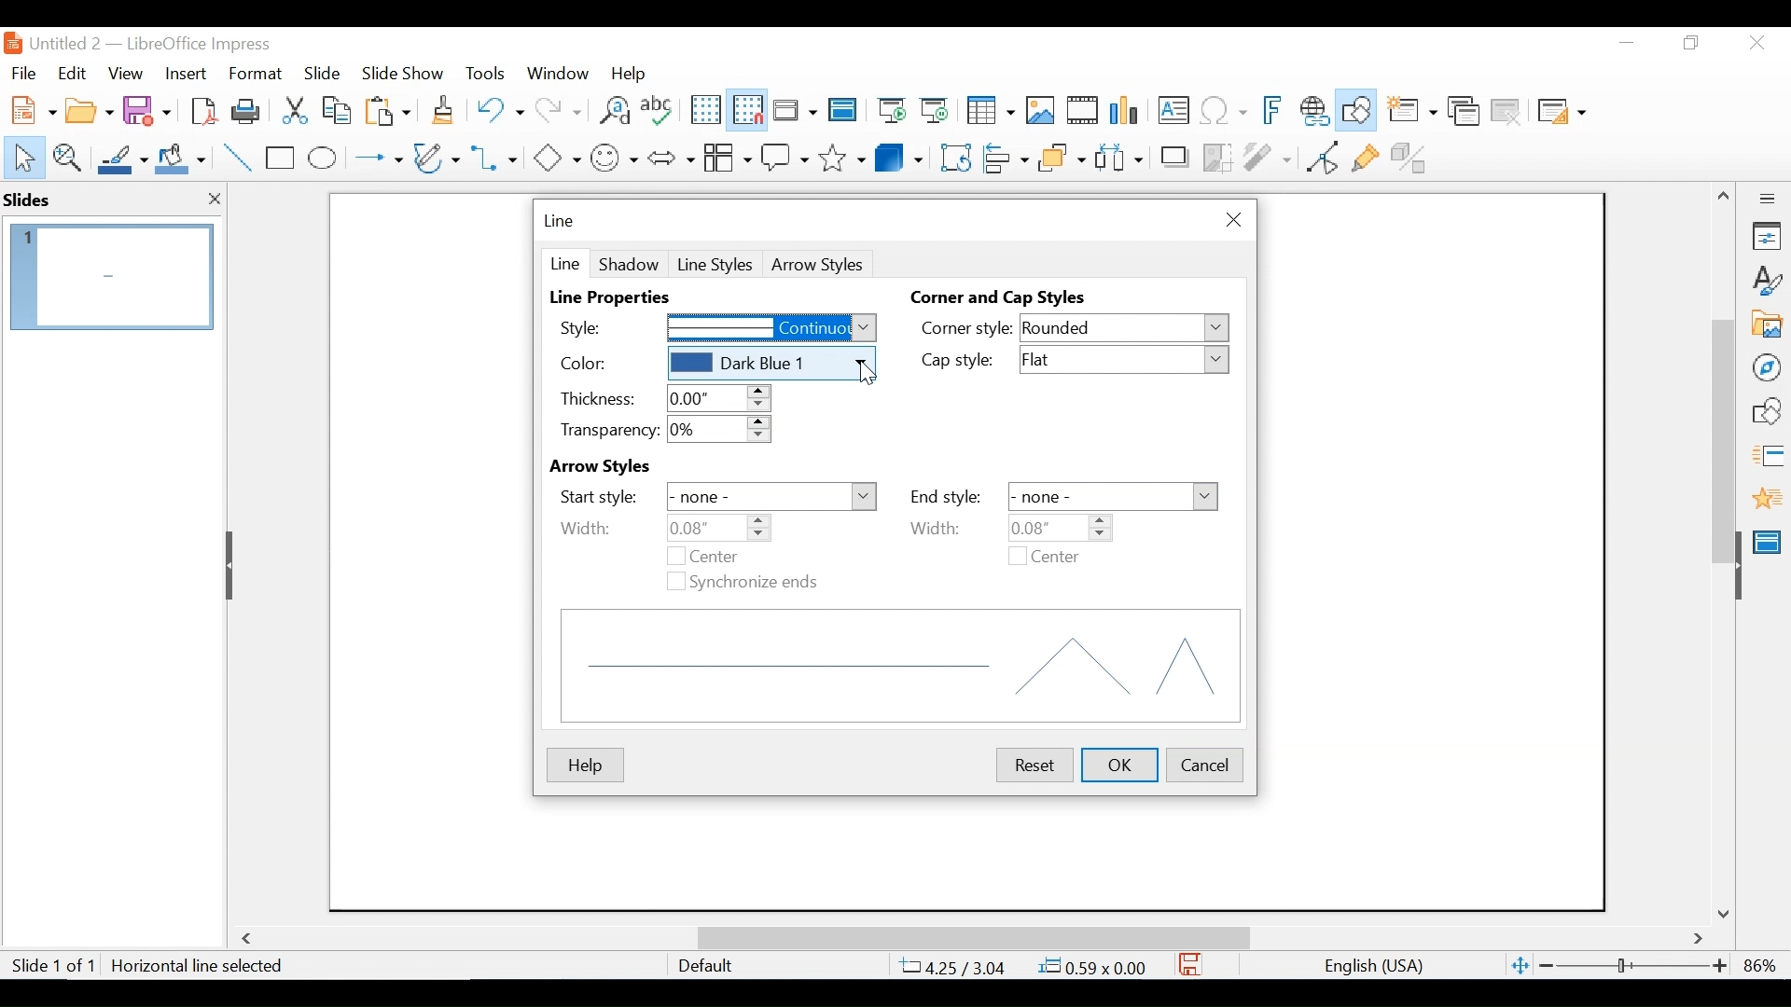  Describe the element at coordinates (1365, 156) in the screenshot. I see `Show Gluepoint Functions` at that location.